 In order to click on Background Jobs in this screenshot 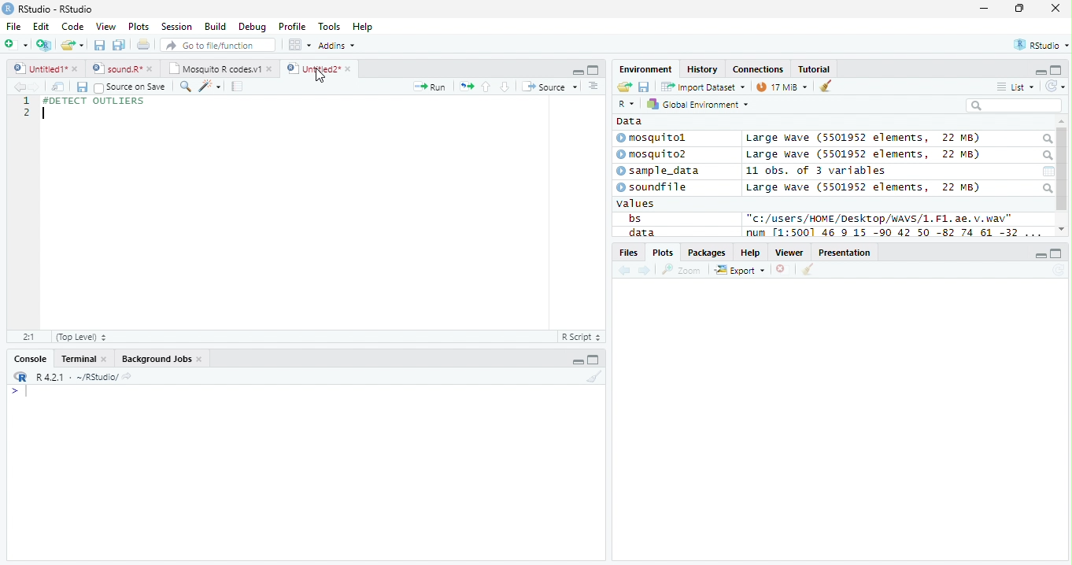, I will do `click(161, 359)`.